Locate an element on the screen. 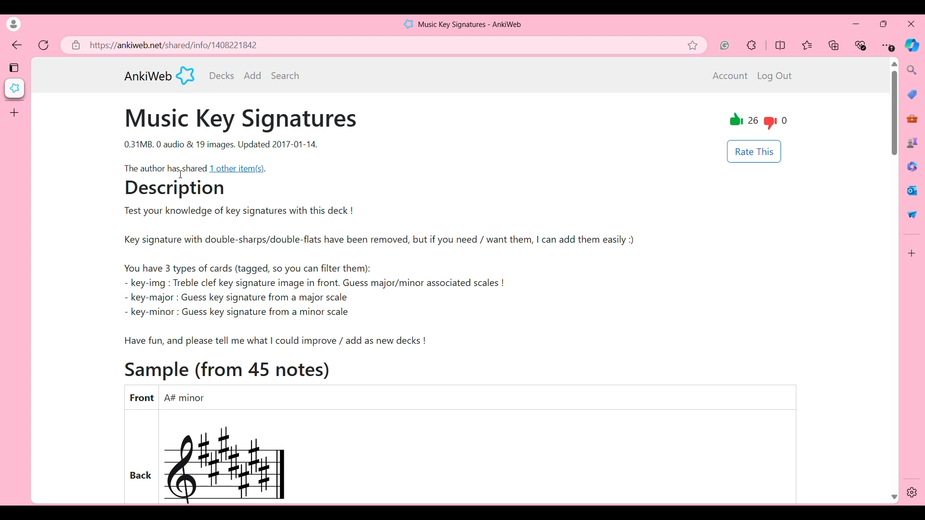  Customize browser is located at coordinates (912, 253).